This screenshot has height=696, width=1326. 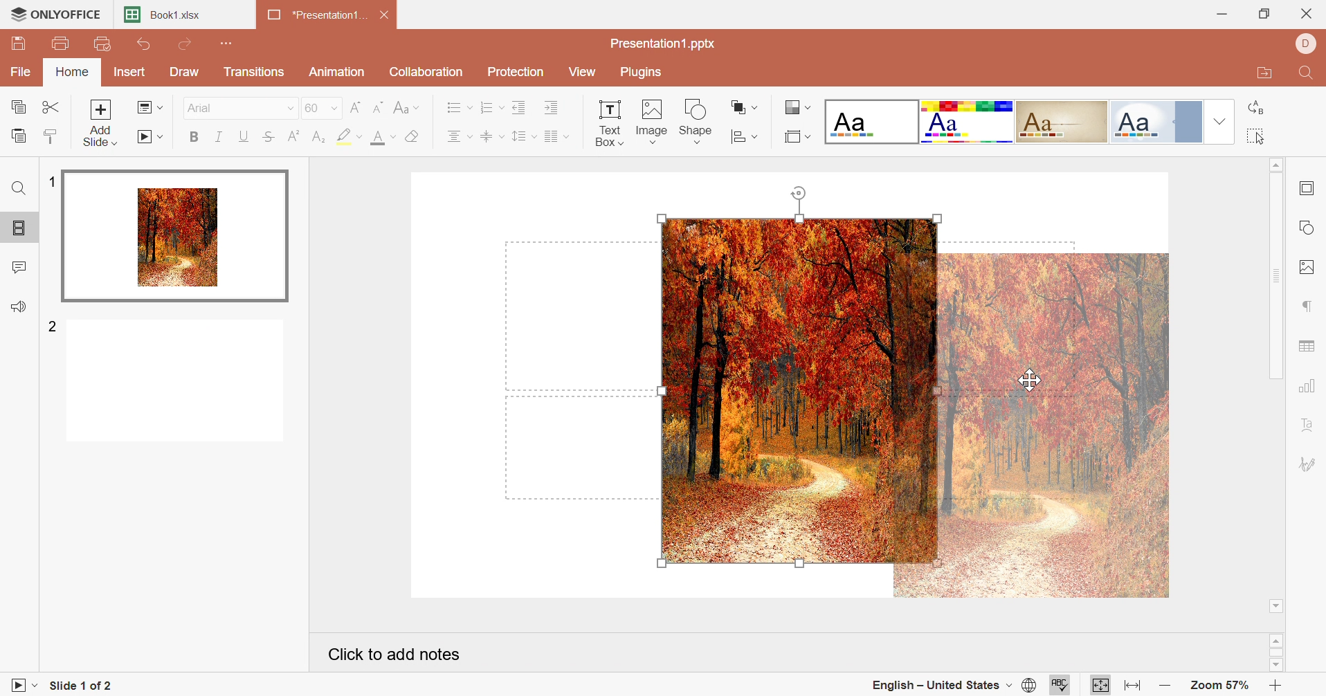 I want to click on Line spacing, so click(x=518, y=138).